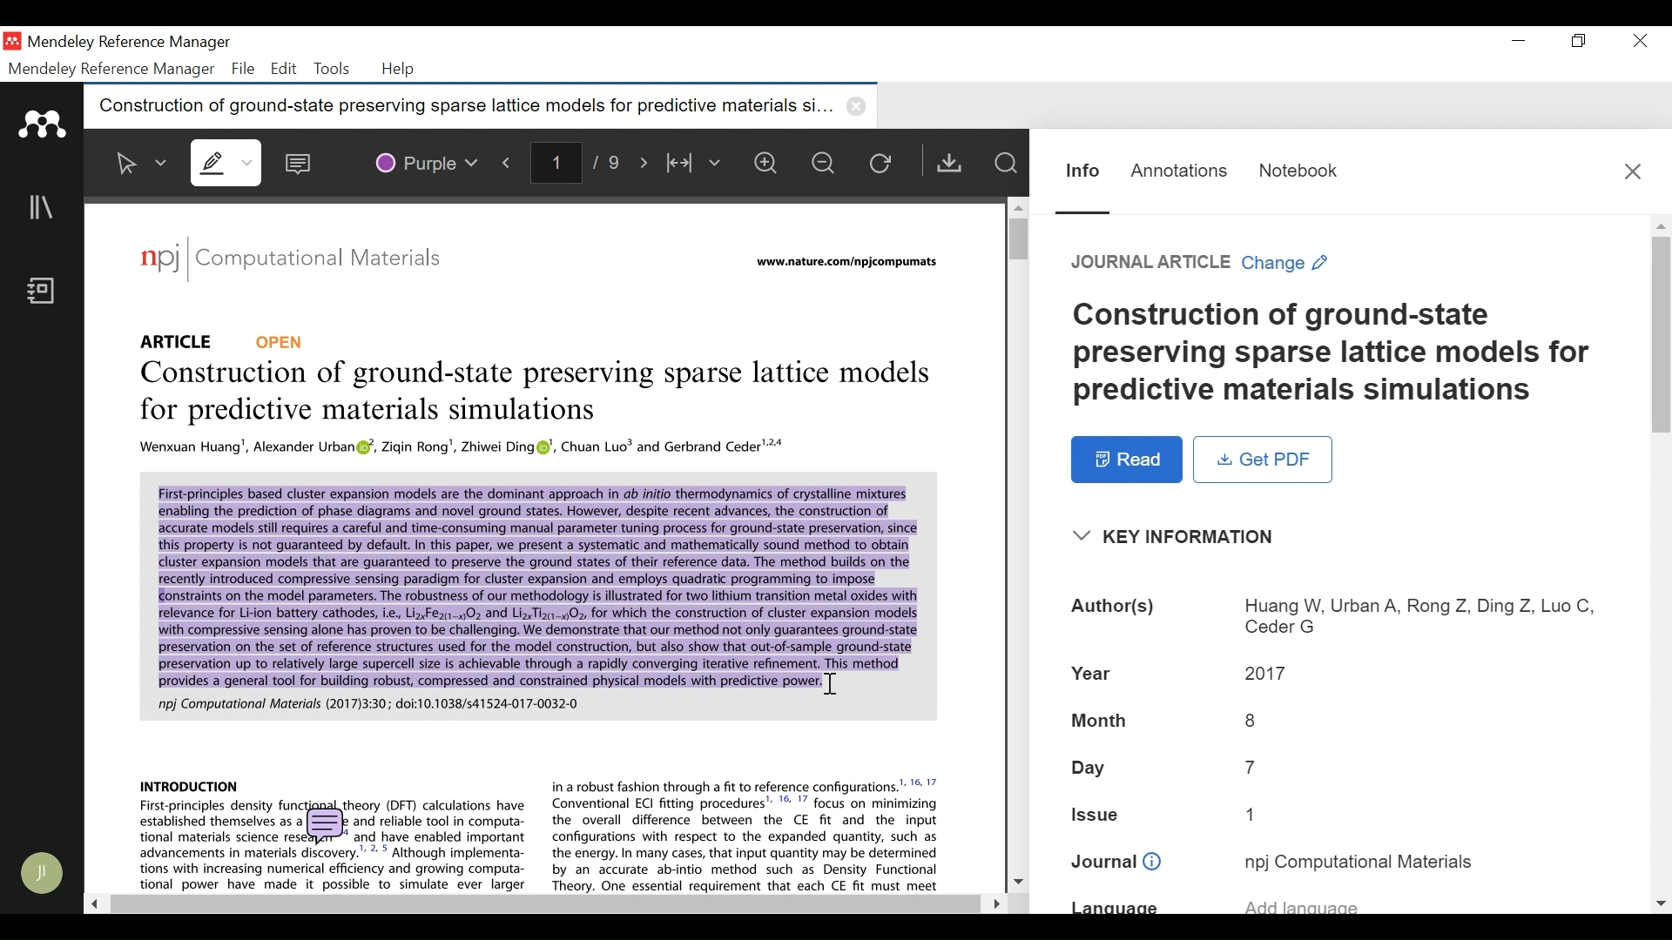  What do you see at coordinates (92, 903) in the screenshot?
I see `Scroll Left` at bounding box center [92, 903].